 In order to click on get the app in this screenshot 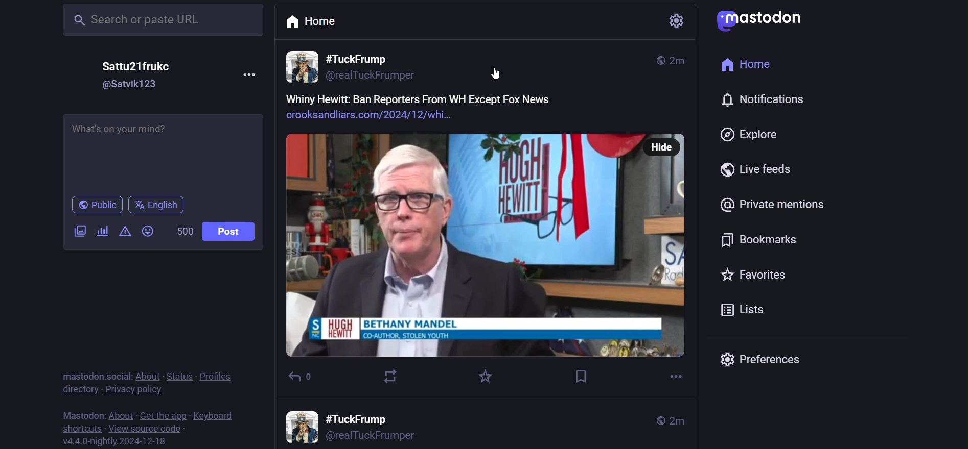, I will do `click(161, 414)`.